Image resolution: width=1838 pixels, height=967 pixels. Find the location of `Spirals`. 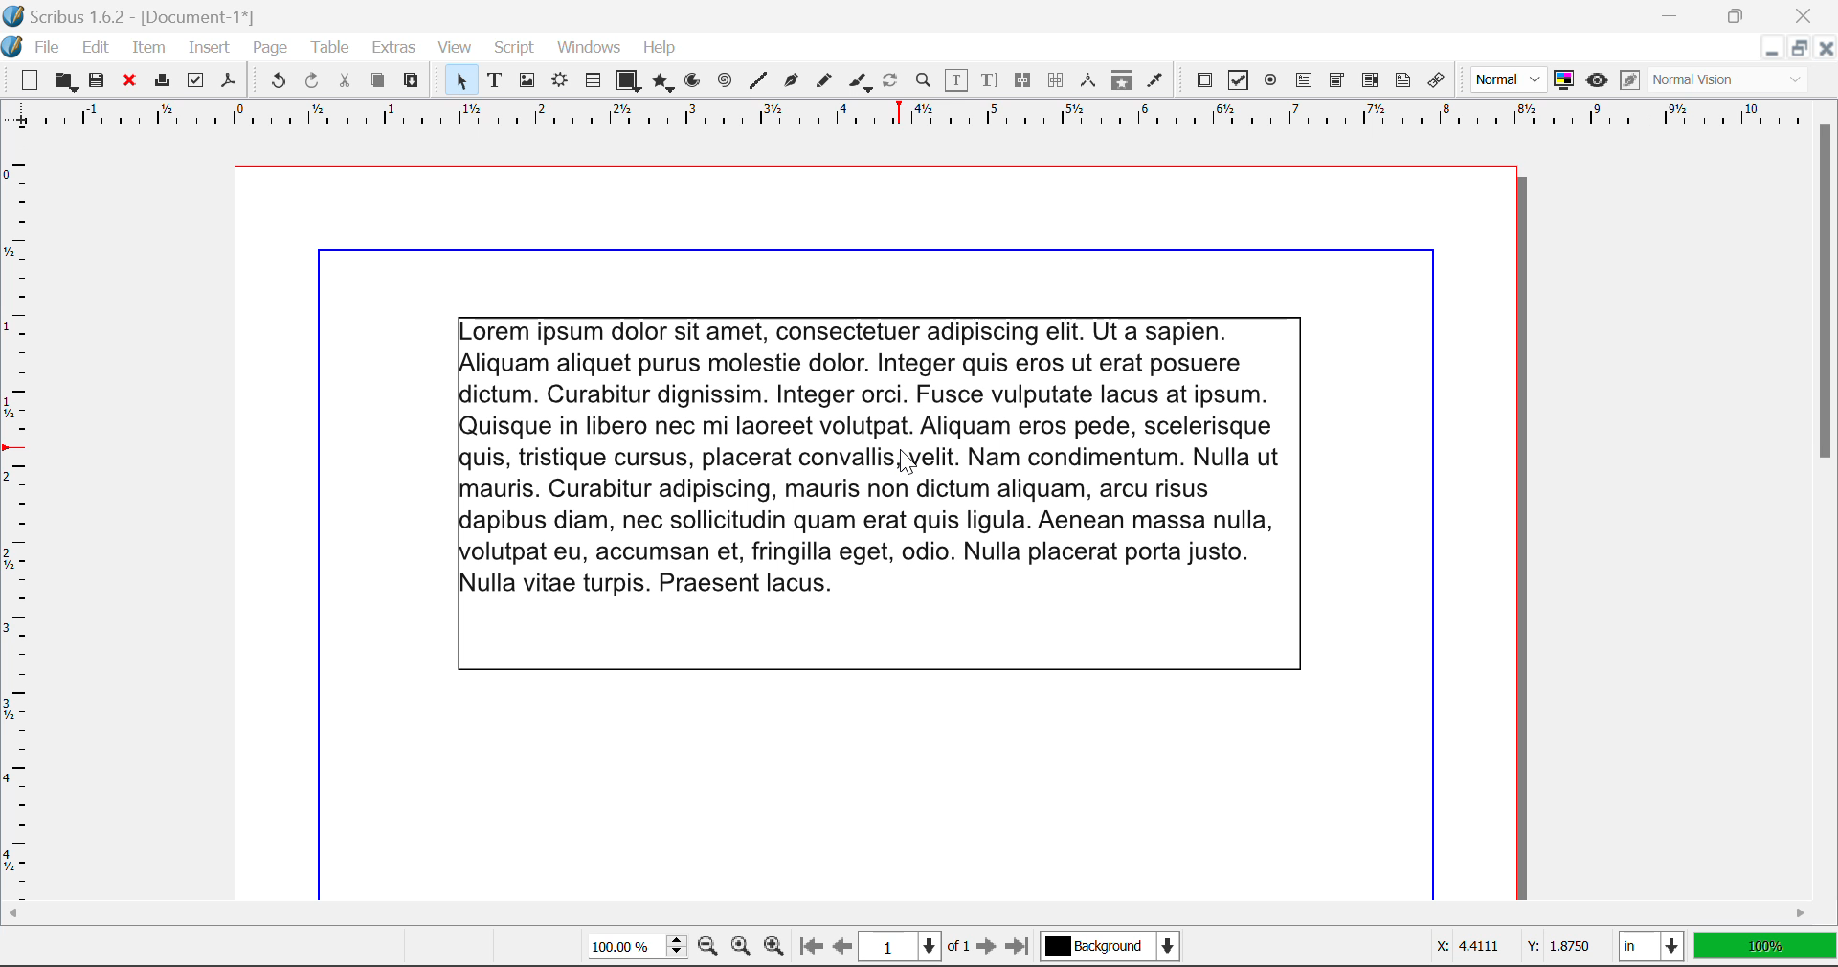

Spirals is located at coordinates (724, 82).